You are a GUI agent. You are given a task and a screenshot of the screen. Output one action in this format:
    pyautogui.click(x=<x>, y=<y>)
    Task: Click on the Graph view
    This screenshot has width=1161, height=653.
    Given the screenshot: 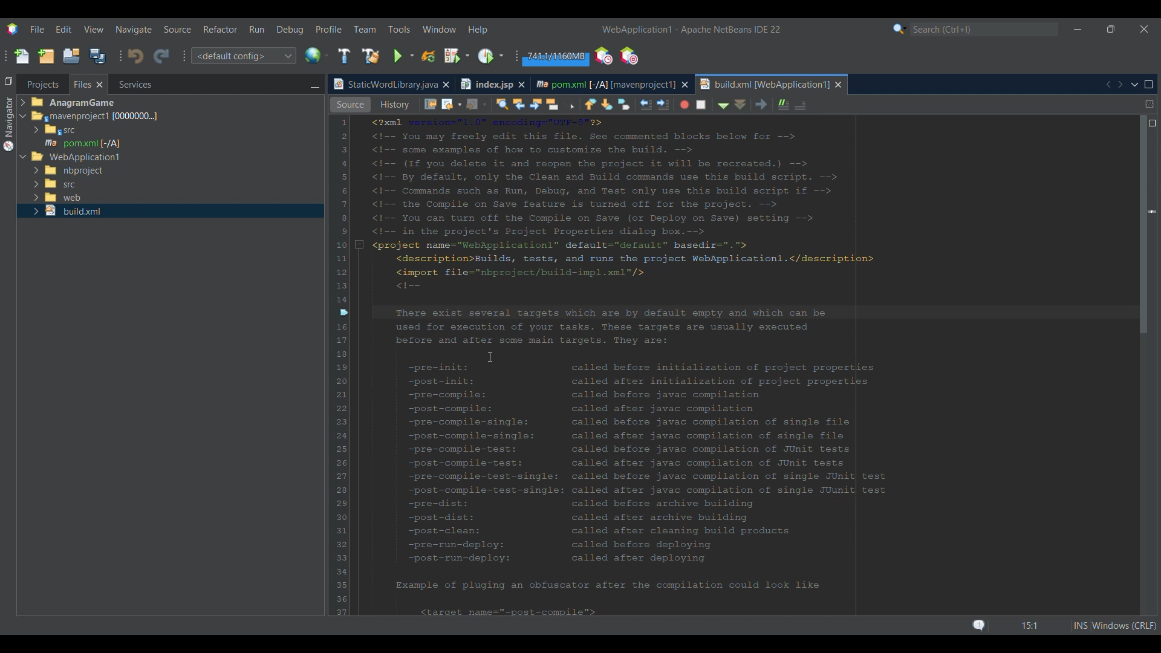 What is the action you would take?
    pyautogui.click(x=401, y=105)
    